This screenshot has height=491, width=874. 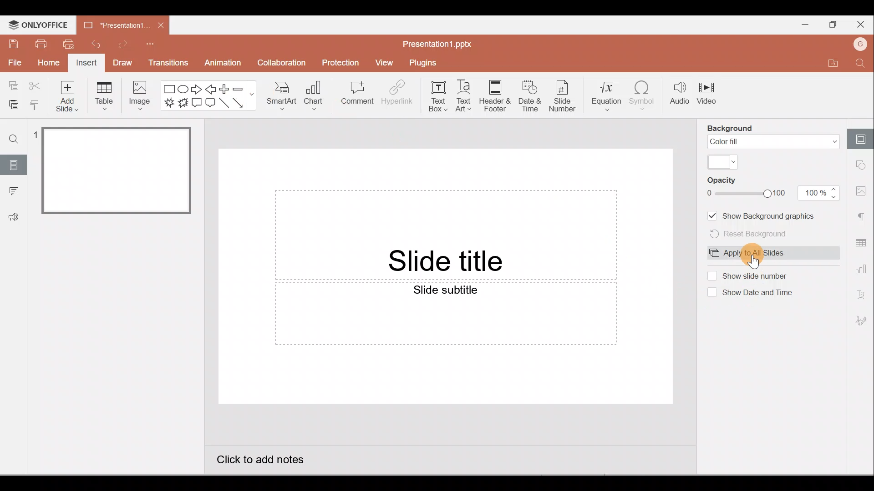 What do you see at coordinates (14, 136) in the screenshot?
I see `Find` at bounding box center [14, 136].